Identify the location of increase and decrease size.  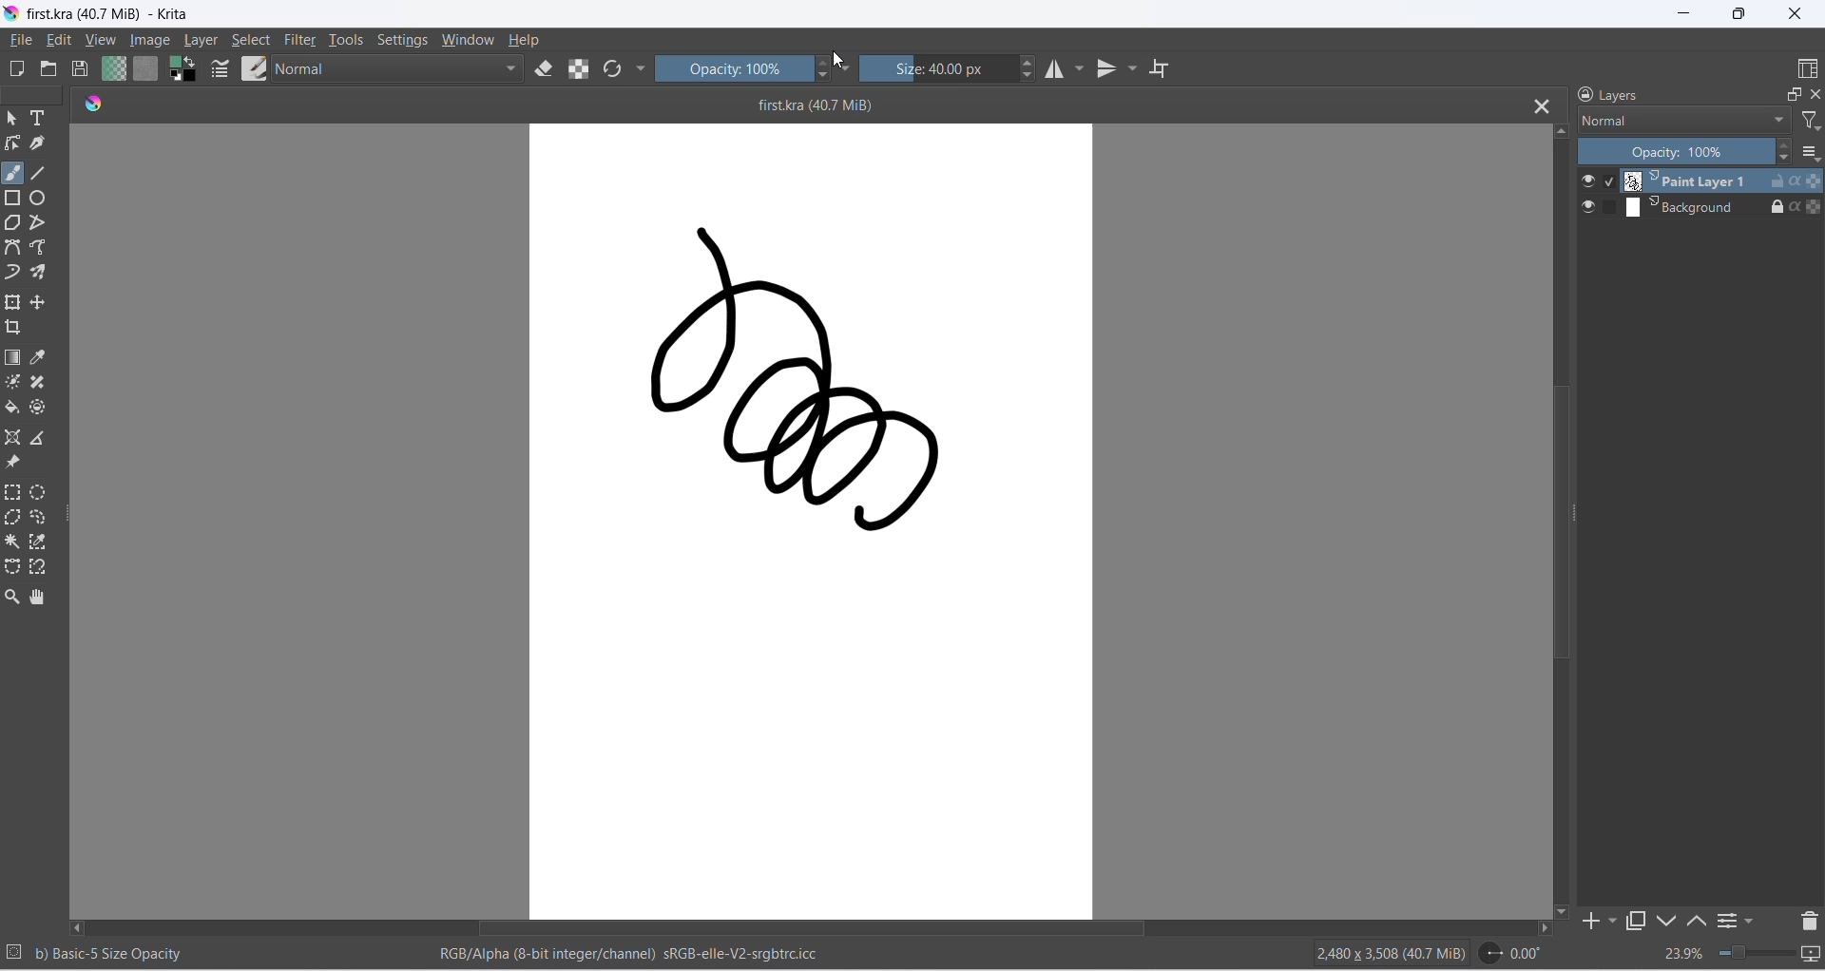
(1028, 68).